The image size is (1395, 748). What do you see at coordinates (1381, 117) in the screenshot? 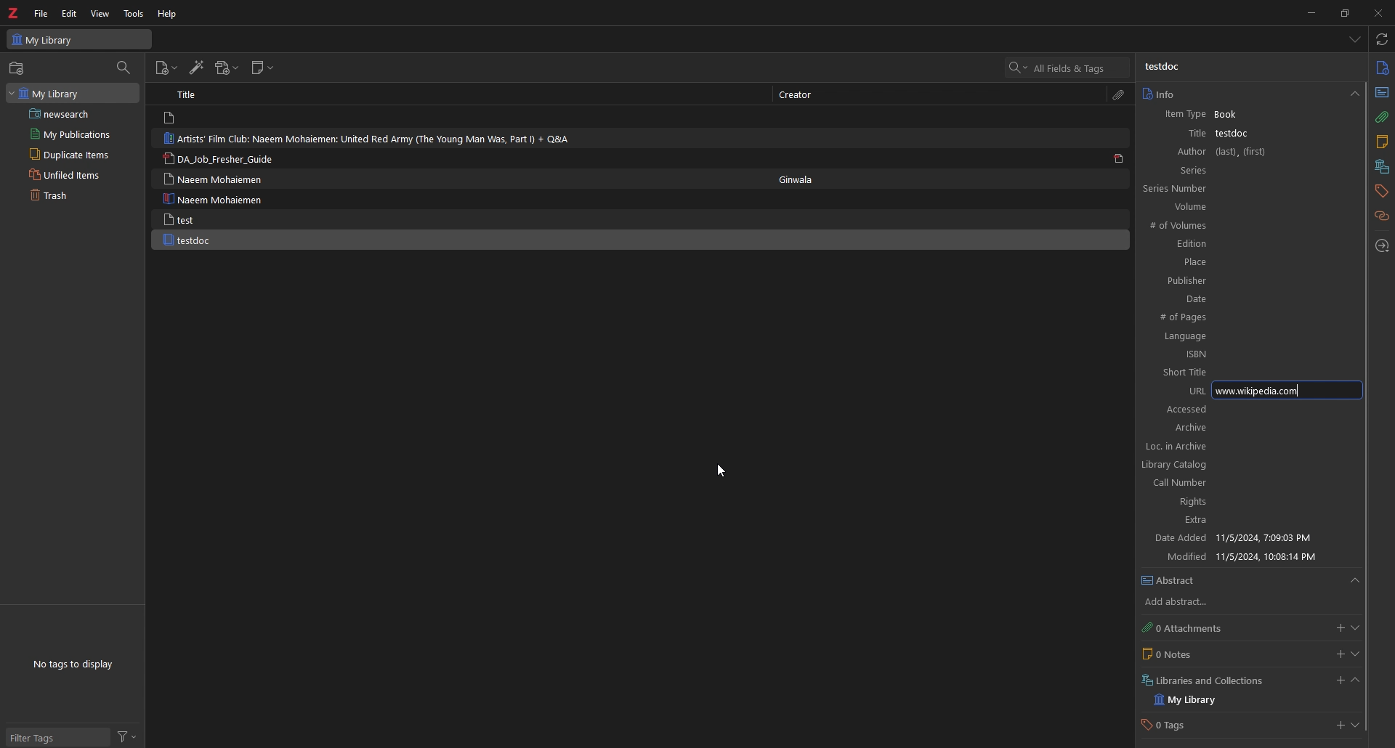
I see `attachment` at bounding box center [1381, 117].